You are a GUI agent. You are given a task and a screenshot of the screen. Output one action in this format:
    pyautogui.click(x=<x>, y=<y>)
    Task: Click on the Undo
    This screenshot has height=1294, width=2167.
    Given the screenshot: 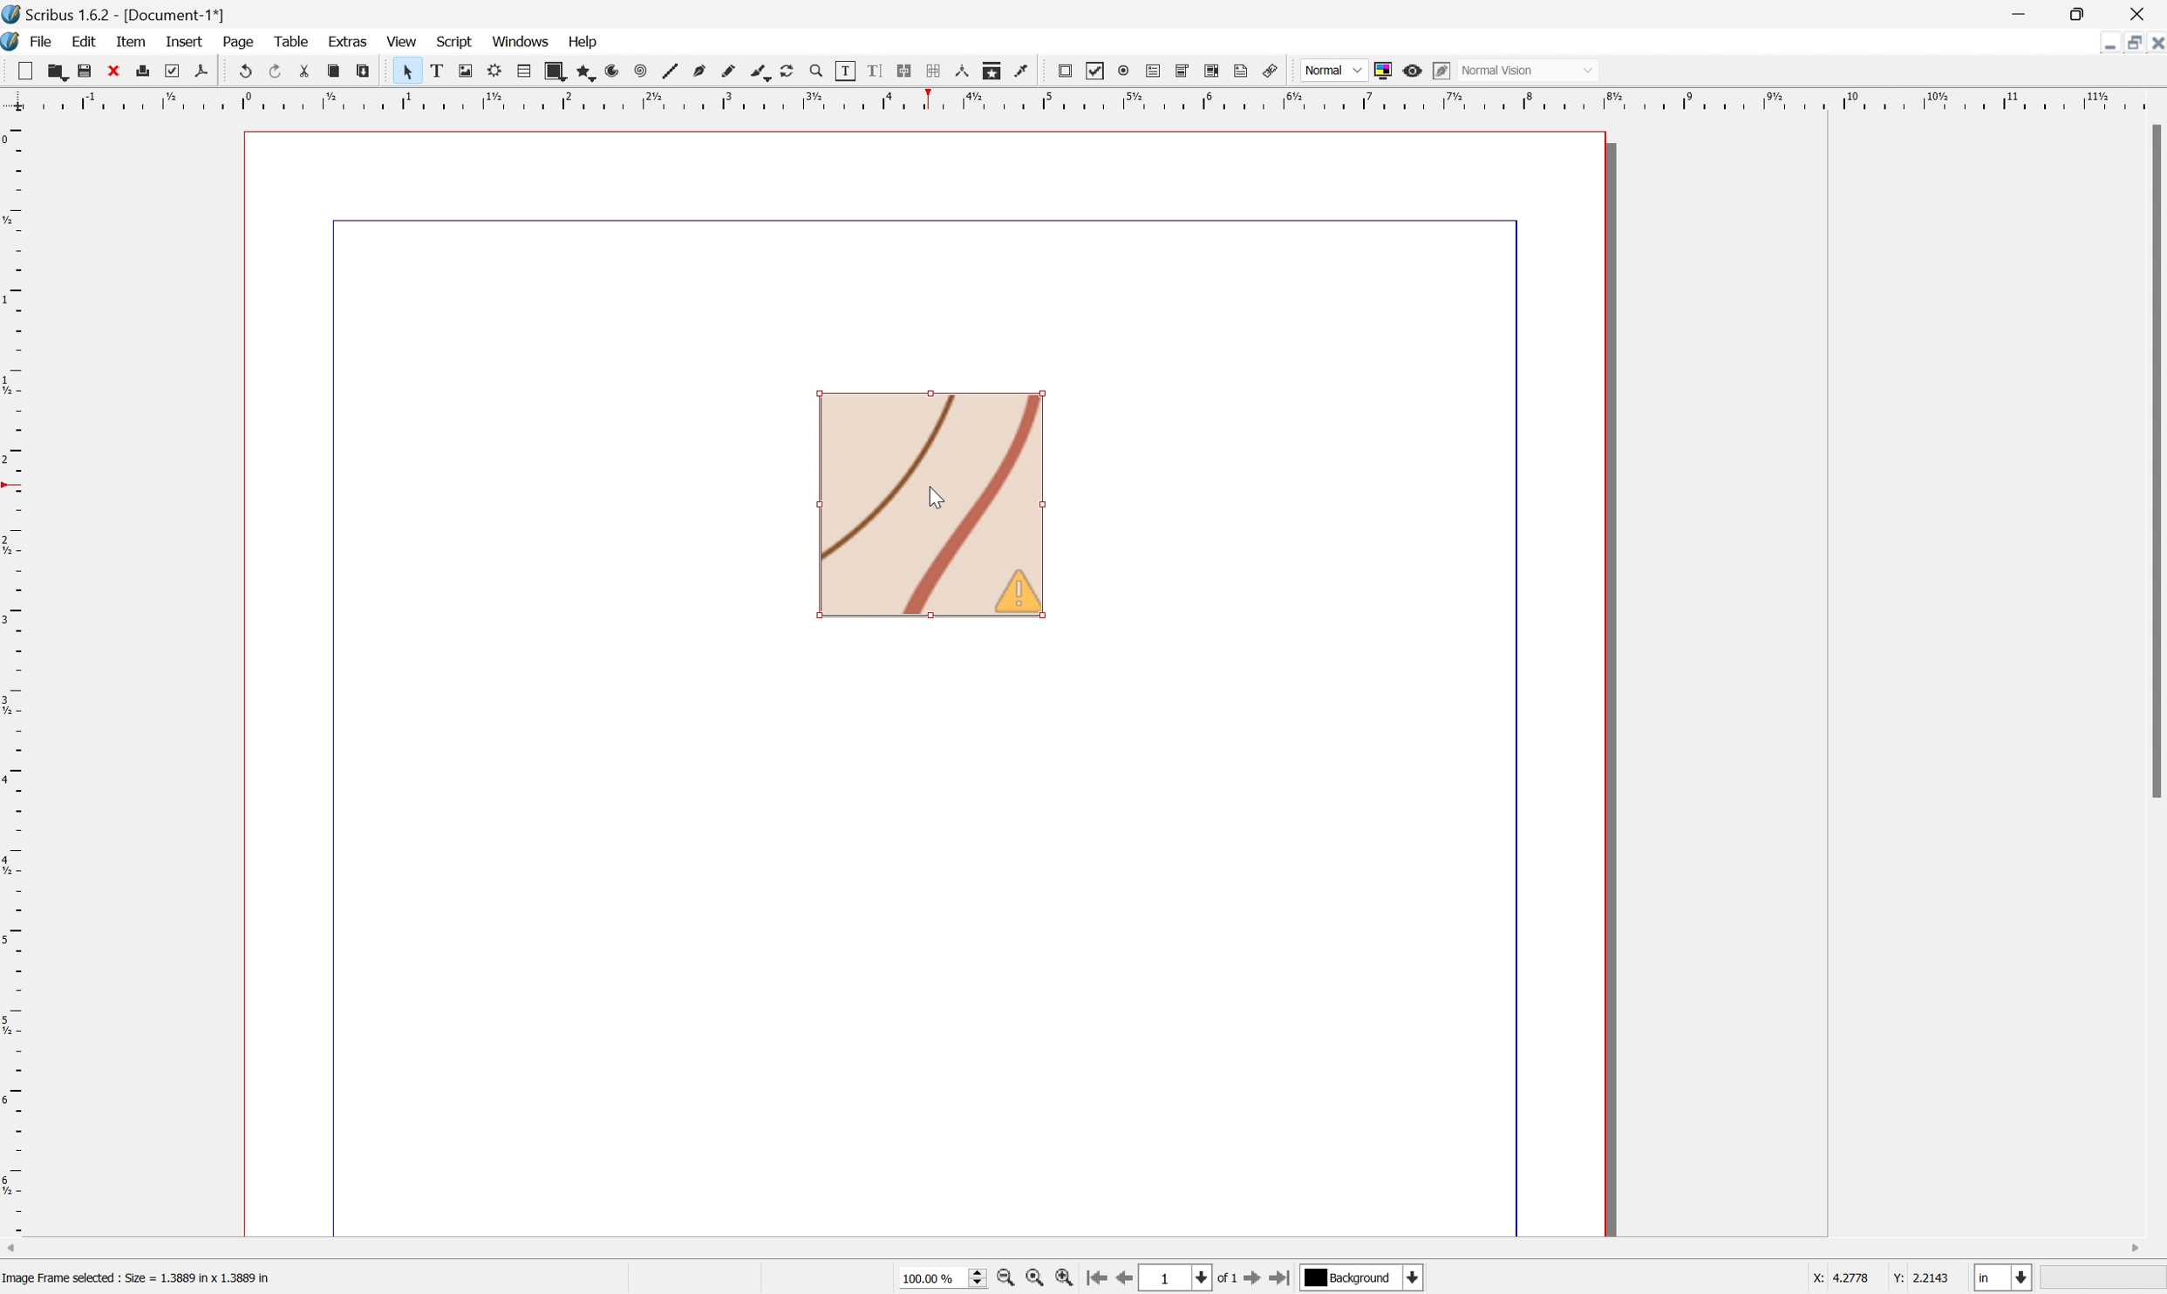 What is the action you would take?
    pyautogui.click(x=243, y=71)
    